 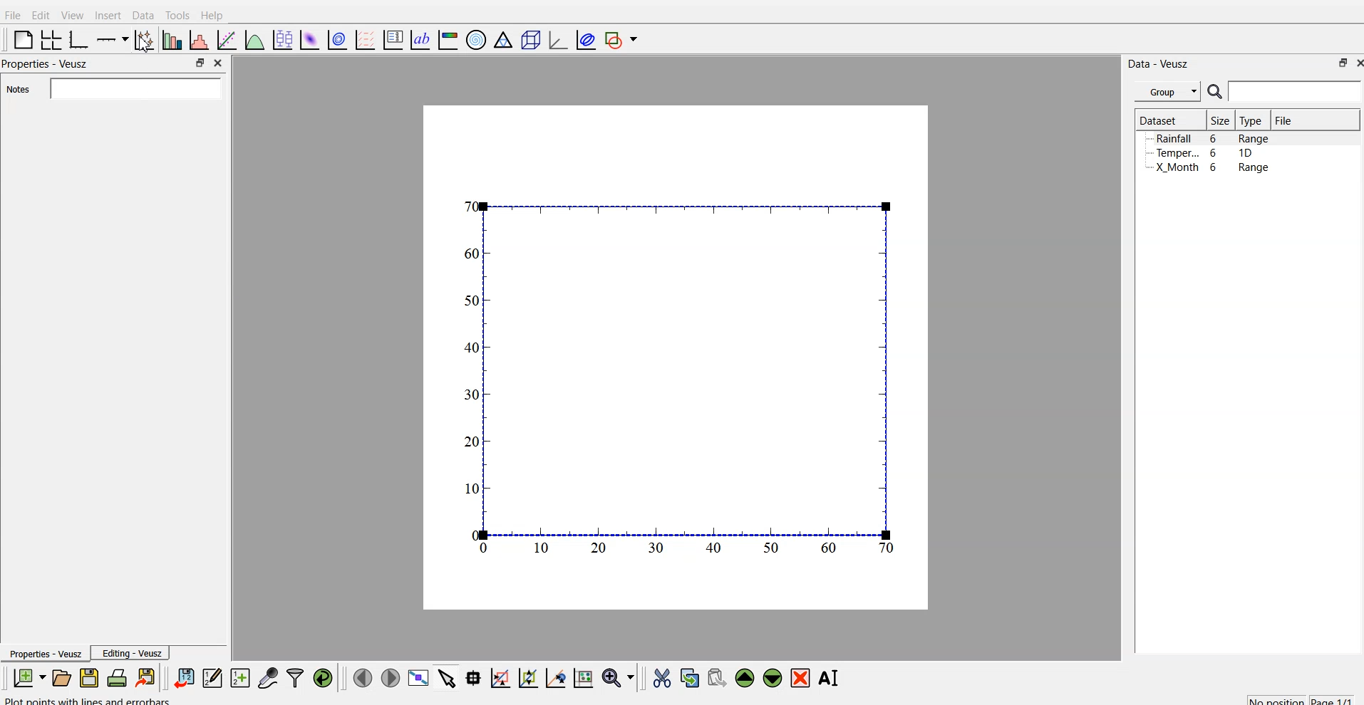 I want to click on arrange grid in graph, so click(x=50, y=41).